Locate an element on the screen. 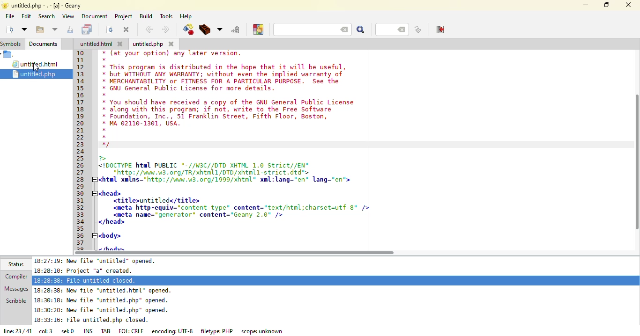 The height and width of the screenshot is (336, 640). close is located at coordinates (628, 5).